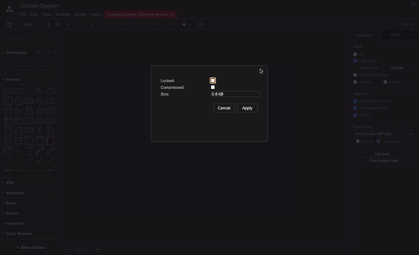 The image size is (419, 255). I want to click on Undo, so click(70, 24).